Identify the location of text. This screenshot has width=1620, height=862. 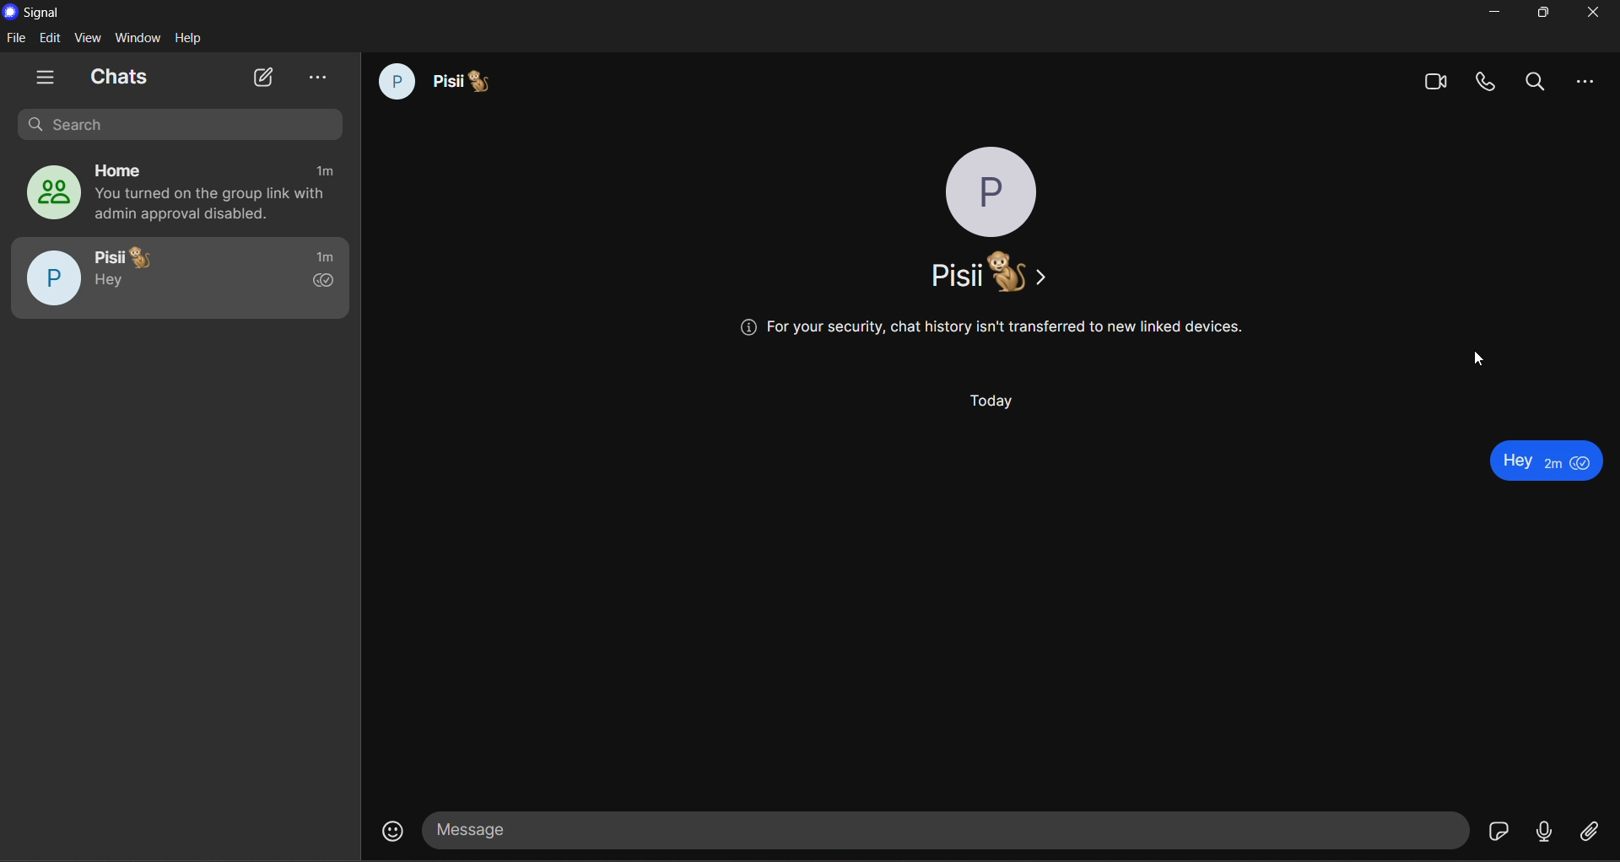
(1538, 455).